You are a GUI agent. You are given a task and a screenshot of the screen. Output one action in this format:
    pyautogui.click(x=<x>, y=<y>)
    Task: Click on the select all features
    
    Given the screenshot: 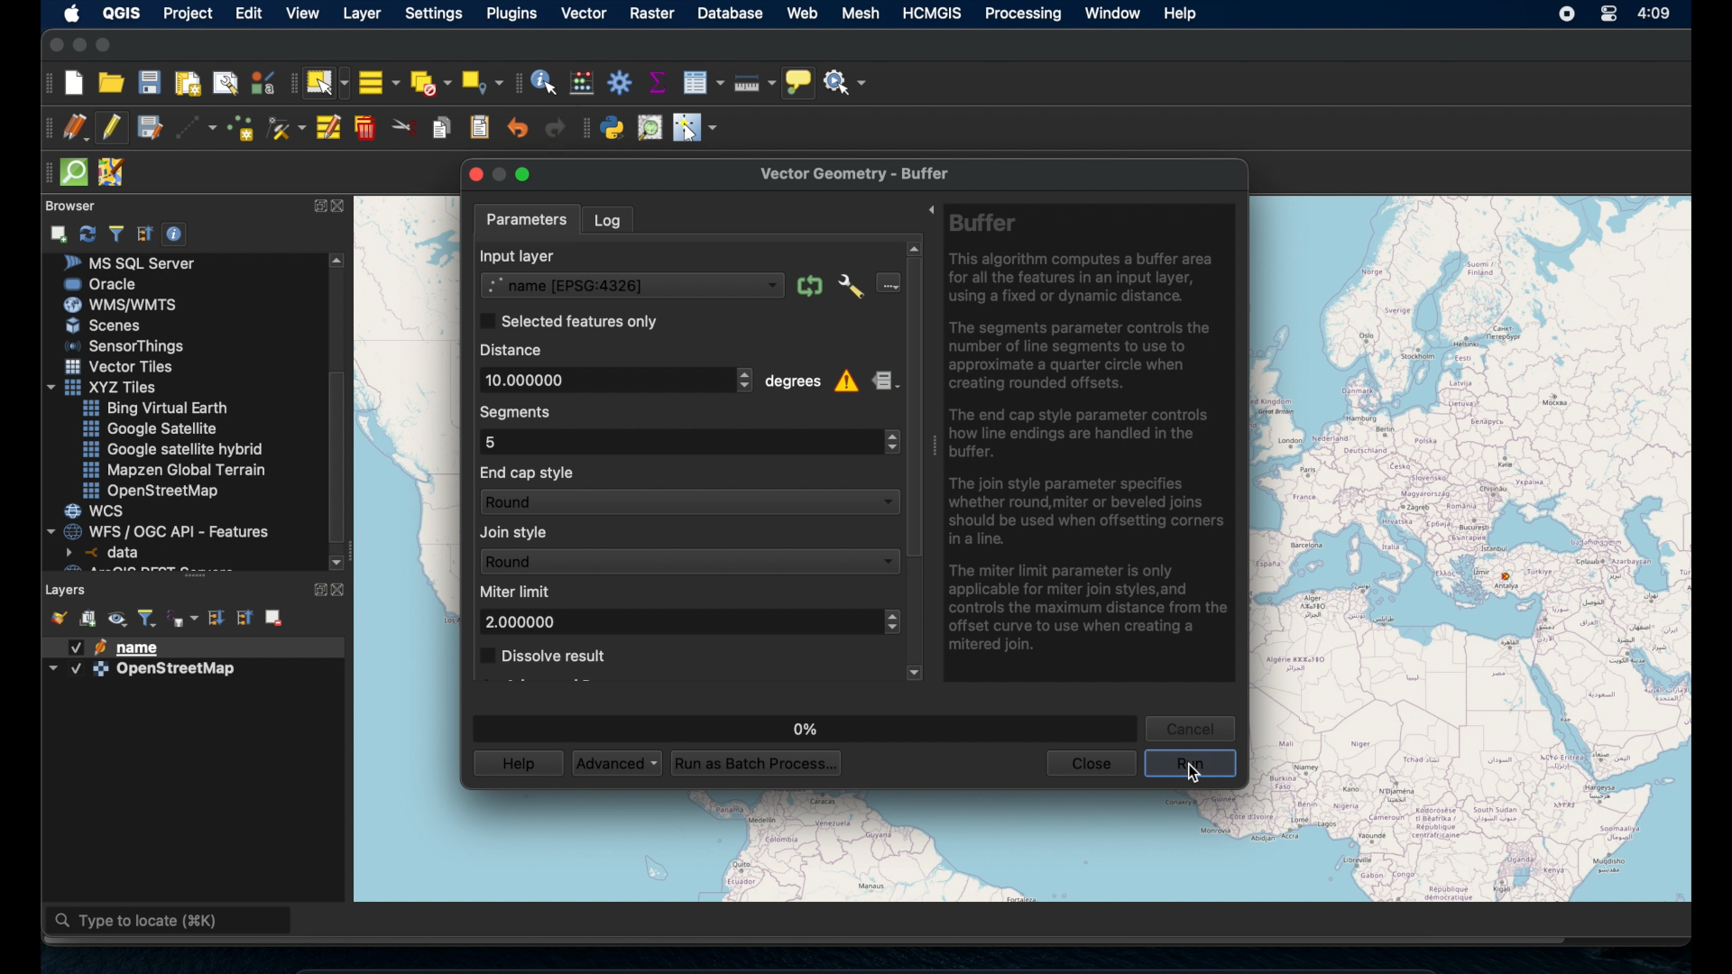 What is the action you would take?
    pyautogui.click(x=378, y=82)
    